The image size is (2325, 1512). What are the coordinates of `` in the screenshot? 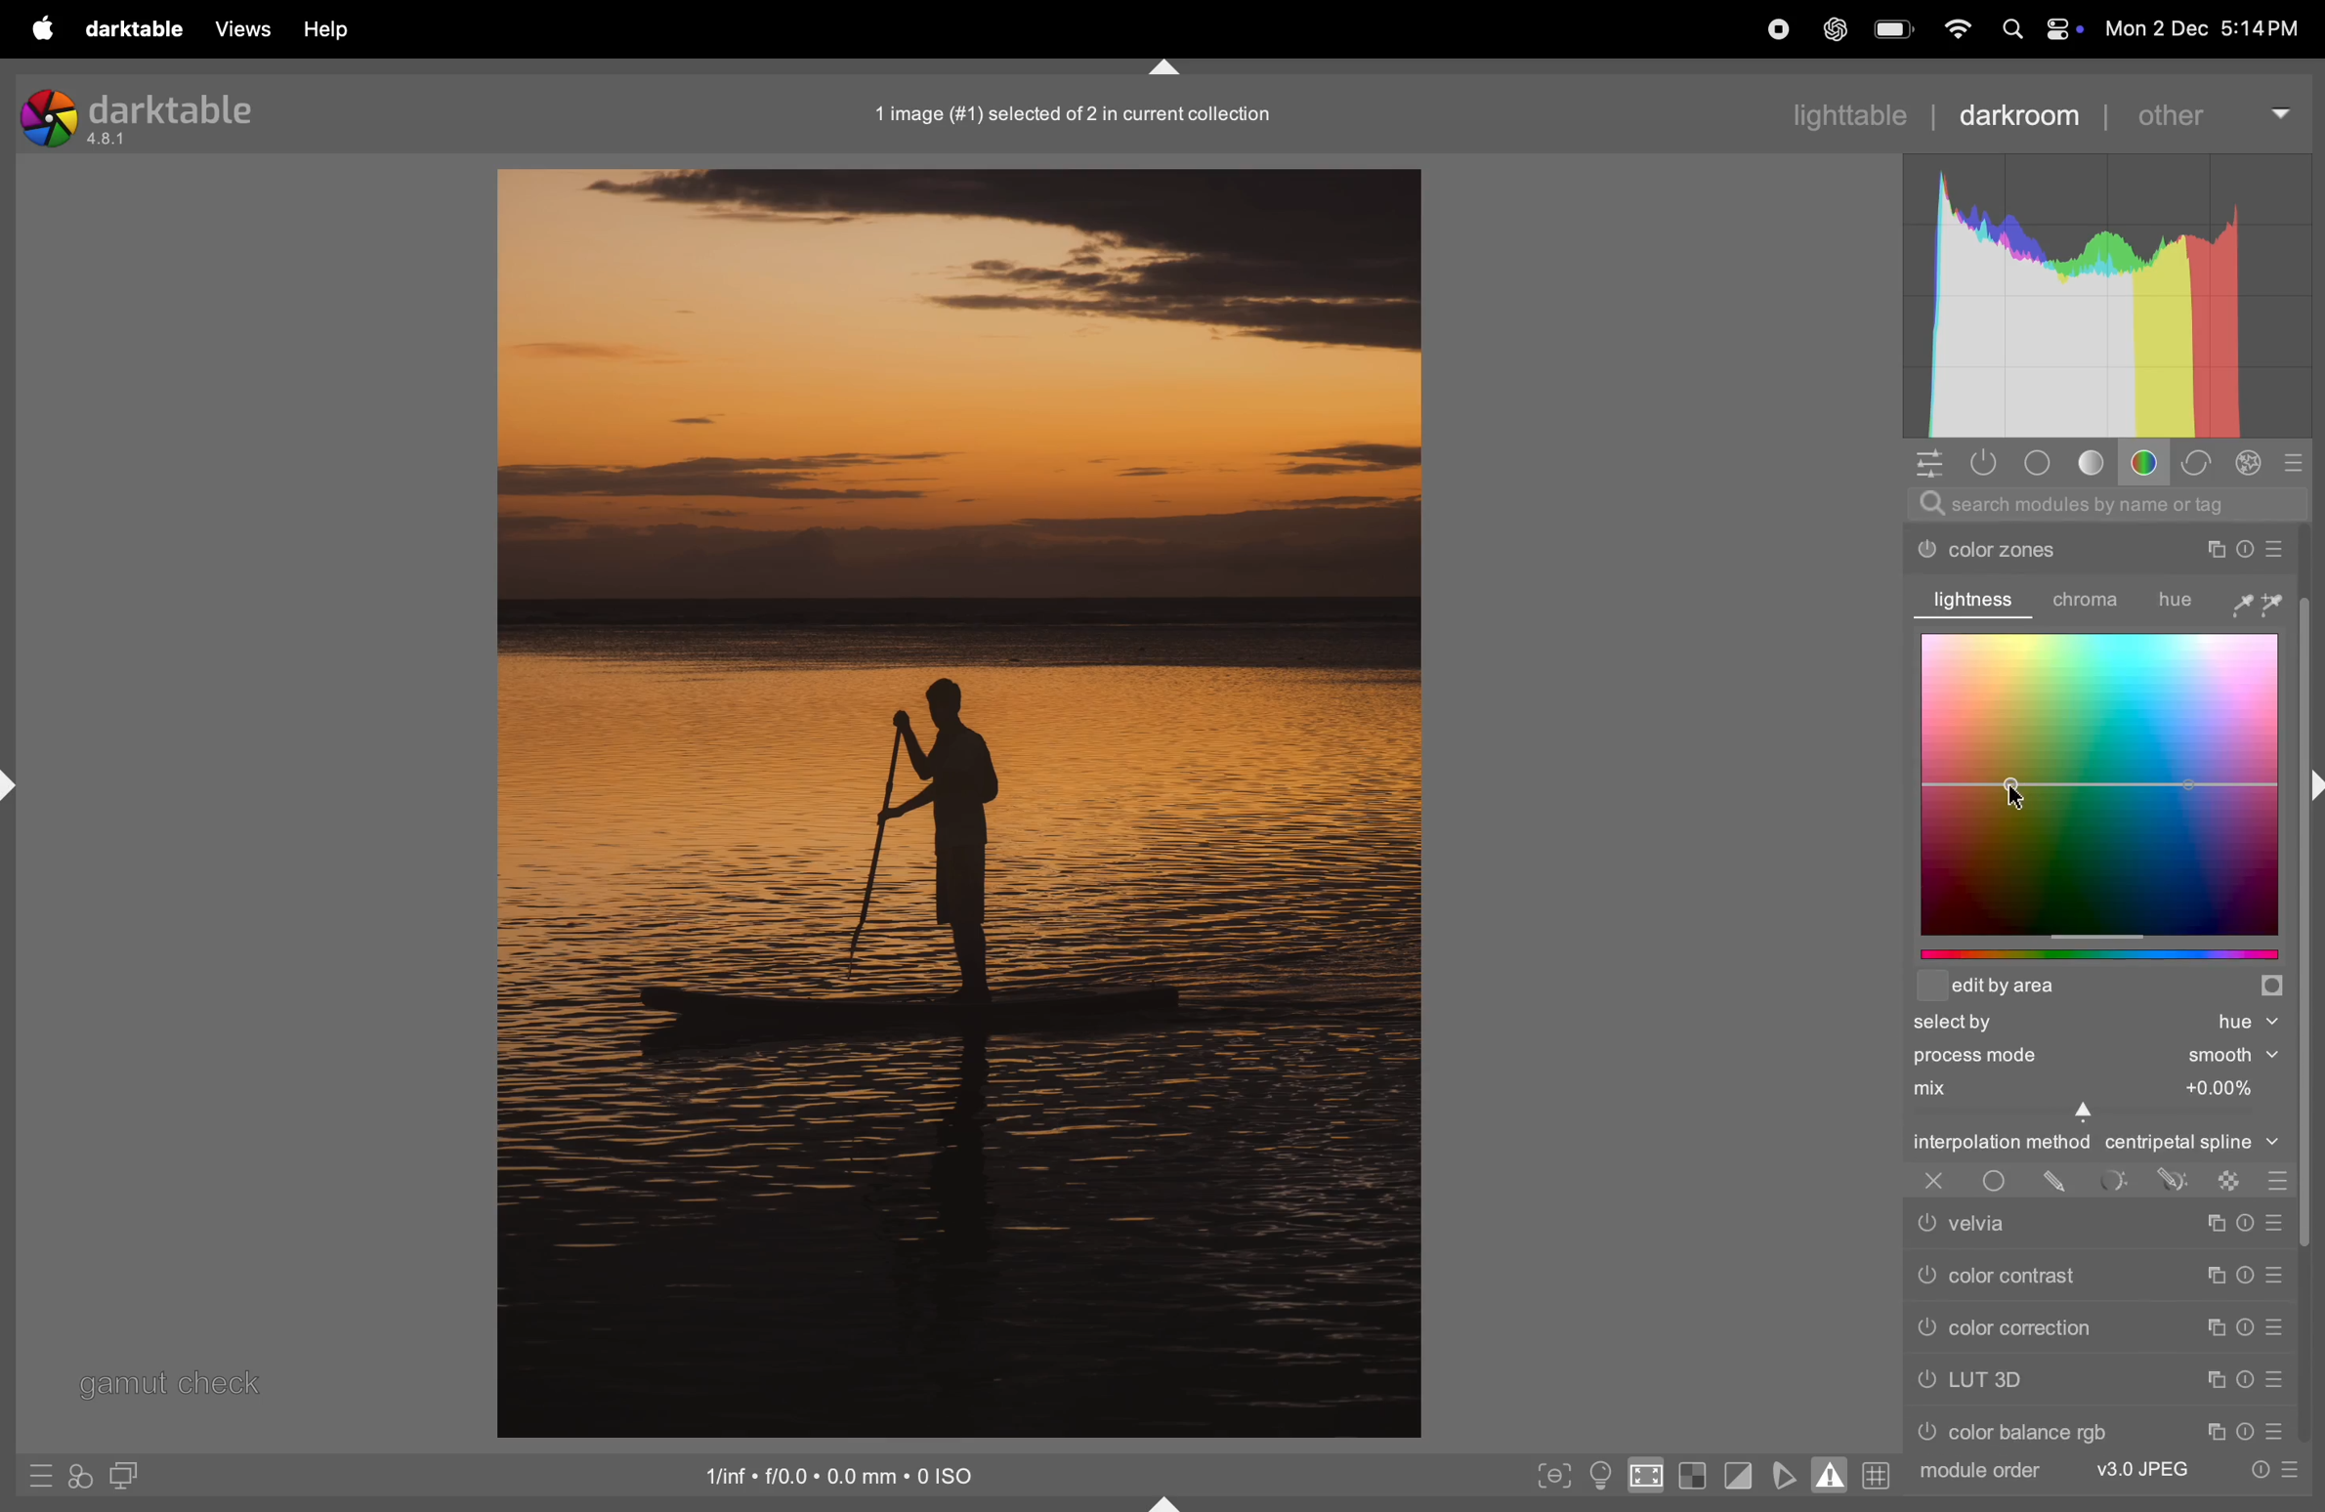 It's located at (2115, 1181).